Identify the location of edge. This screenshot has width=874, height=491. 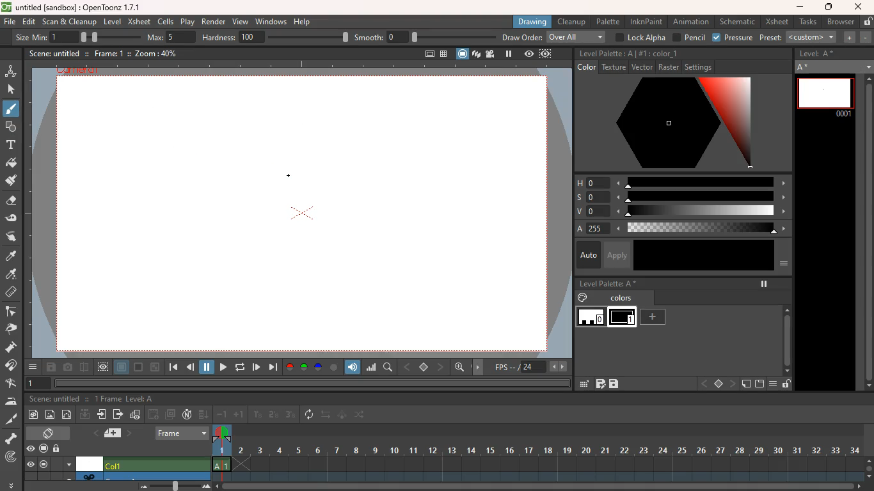
(13, 313).